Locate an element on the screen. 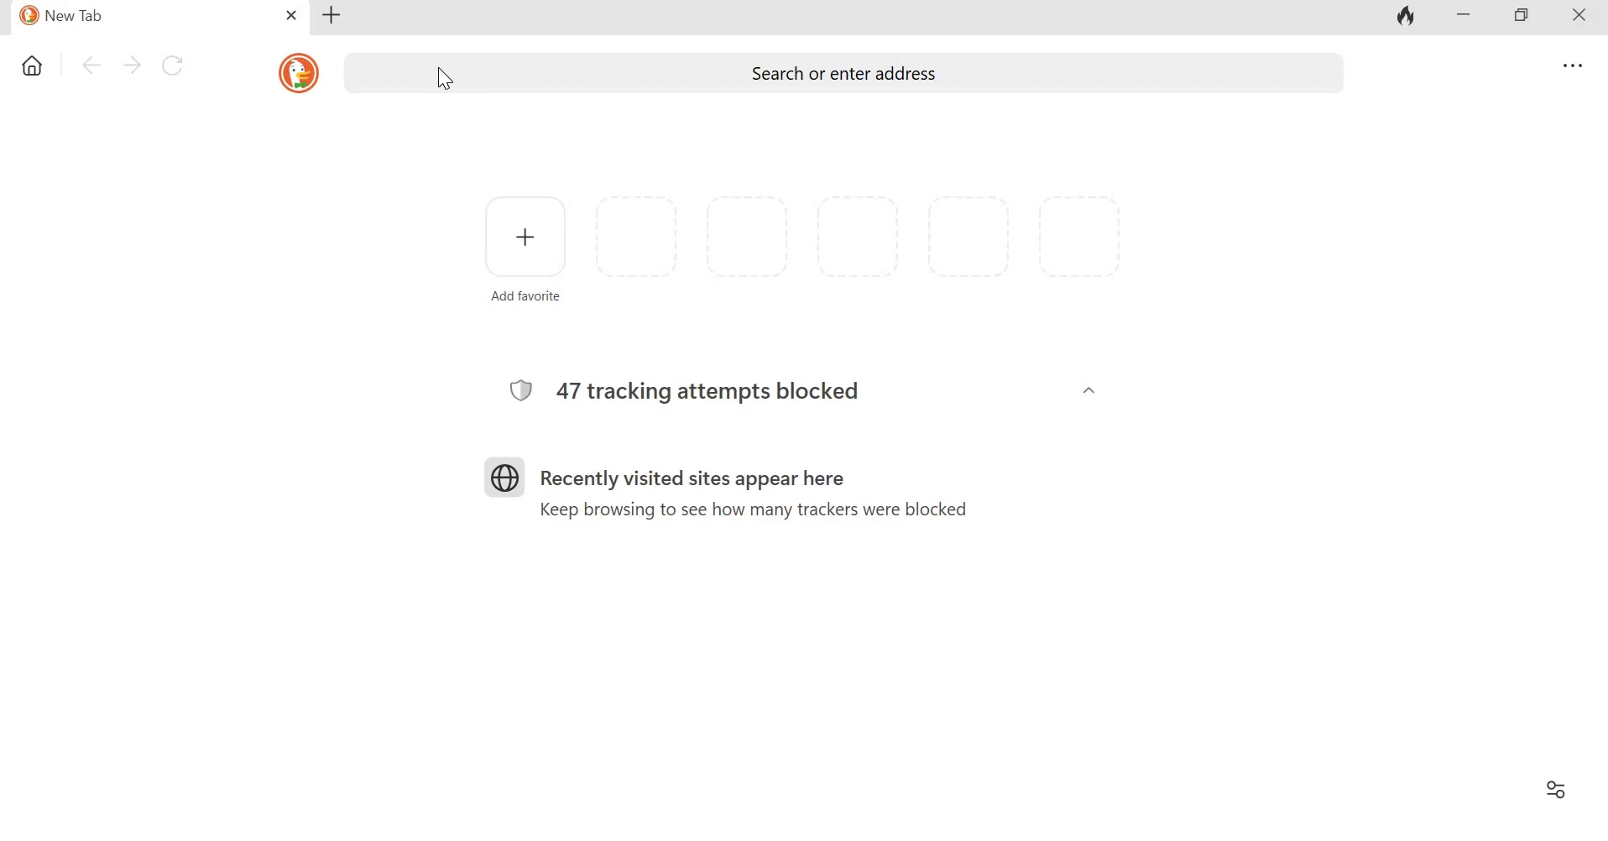 The image size is (1608, 841). Close is located at coordinates (1582, 17).